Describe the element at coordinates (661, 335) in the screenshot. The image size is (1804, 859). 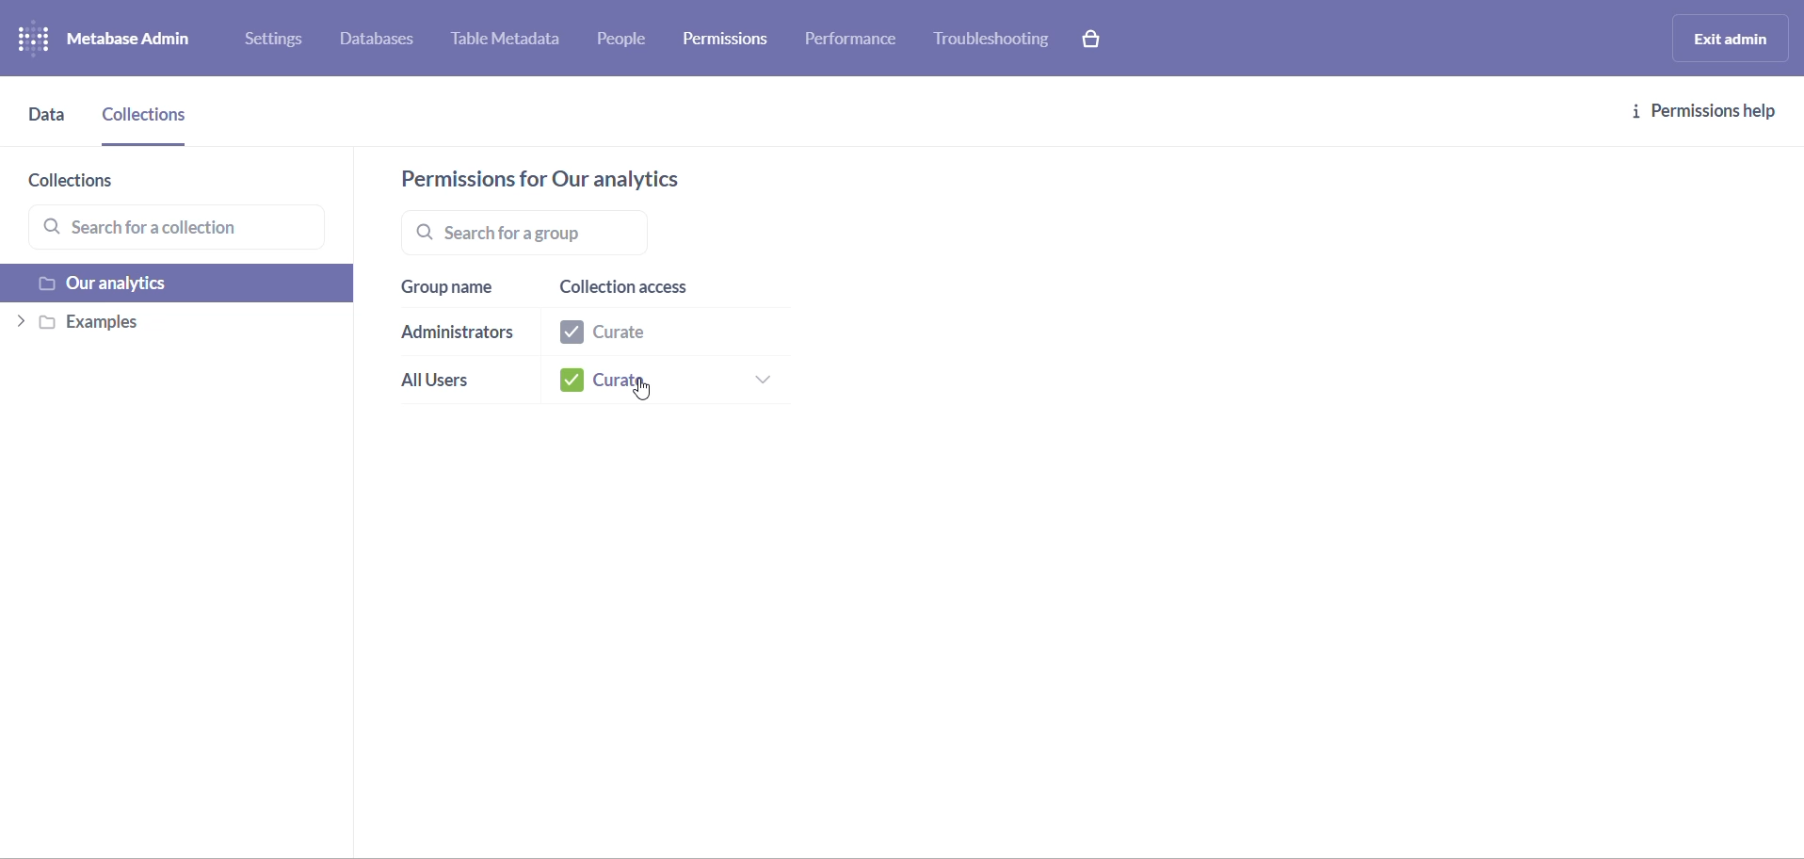
I see `access level` at that location.